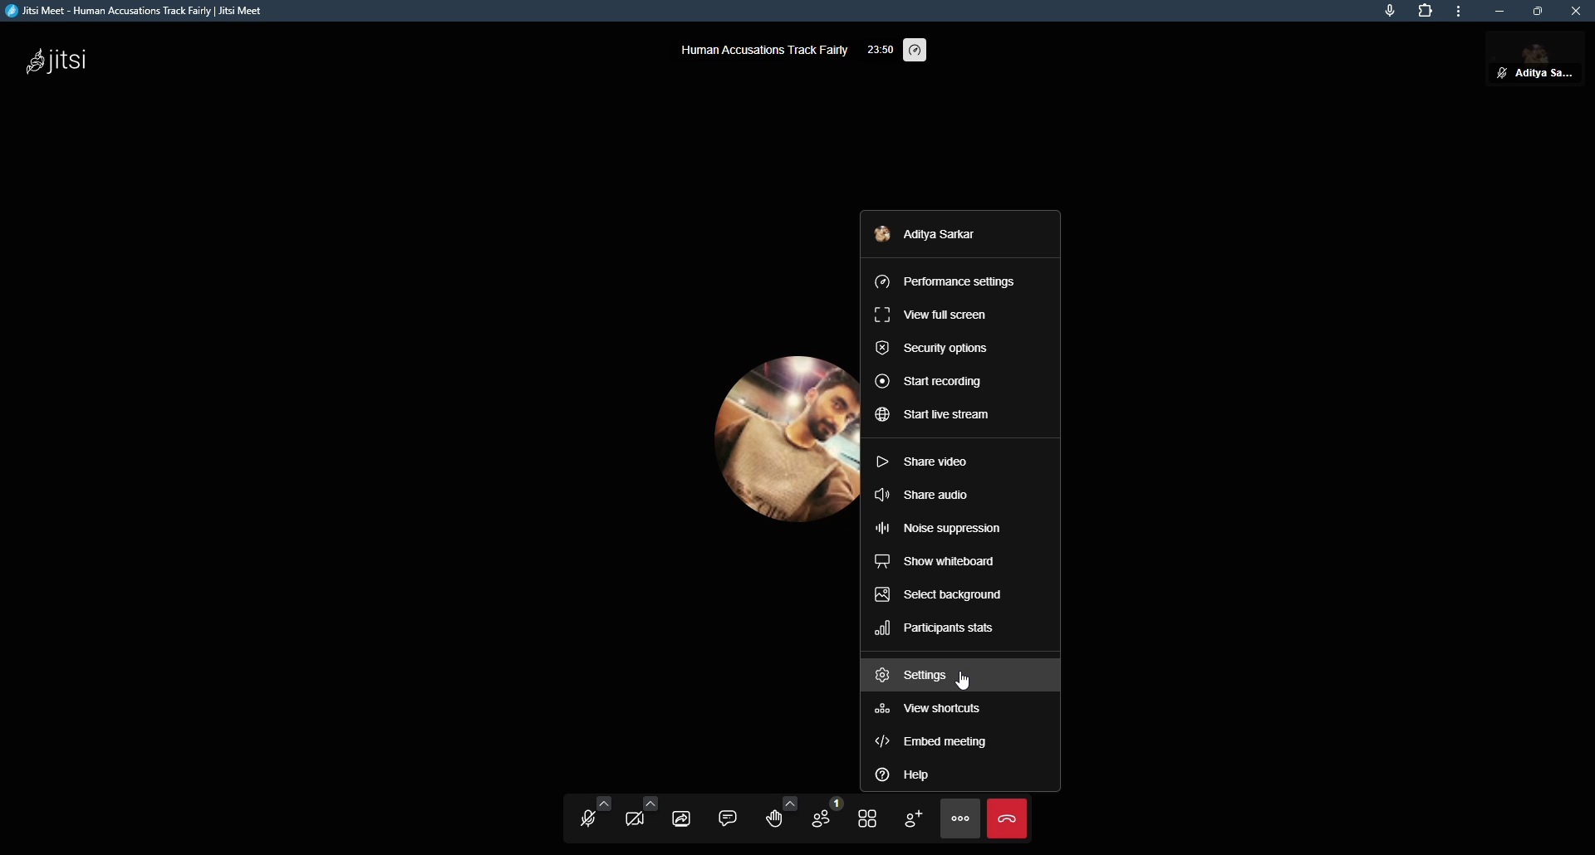 This screenshot has width=1595, height=855. I want to click on minimize, so click(1502, 12).